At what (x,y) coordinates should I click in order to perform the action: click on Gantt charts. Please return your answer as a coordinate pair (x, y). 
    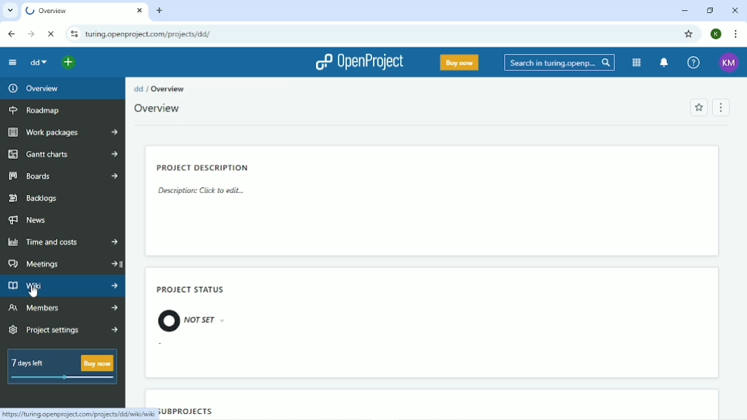
    Looking at the image, I should click on (47, 155).